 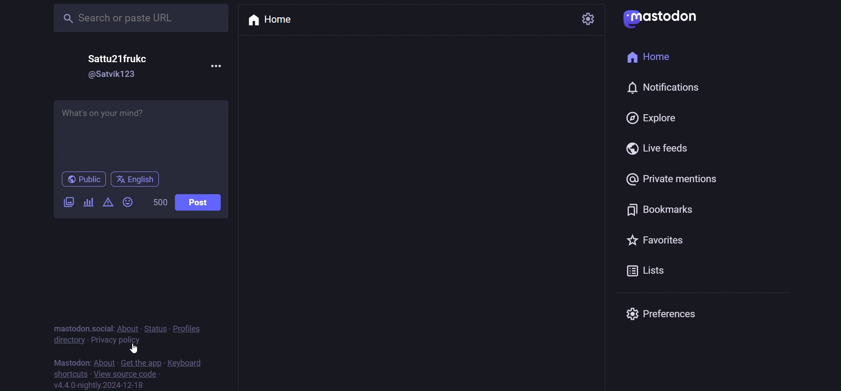 I want to click on notification, so click(x=661, y=90).